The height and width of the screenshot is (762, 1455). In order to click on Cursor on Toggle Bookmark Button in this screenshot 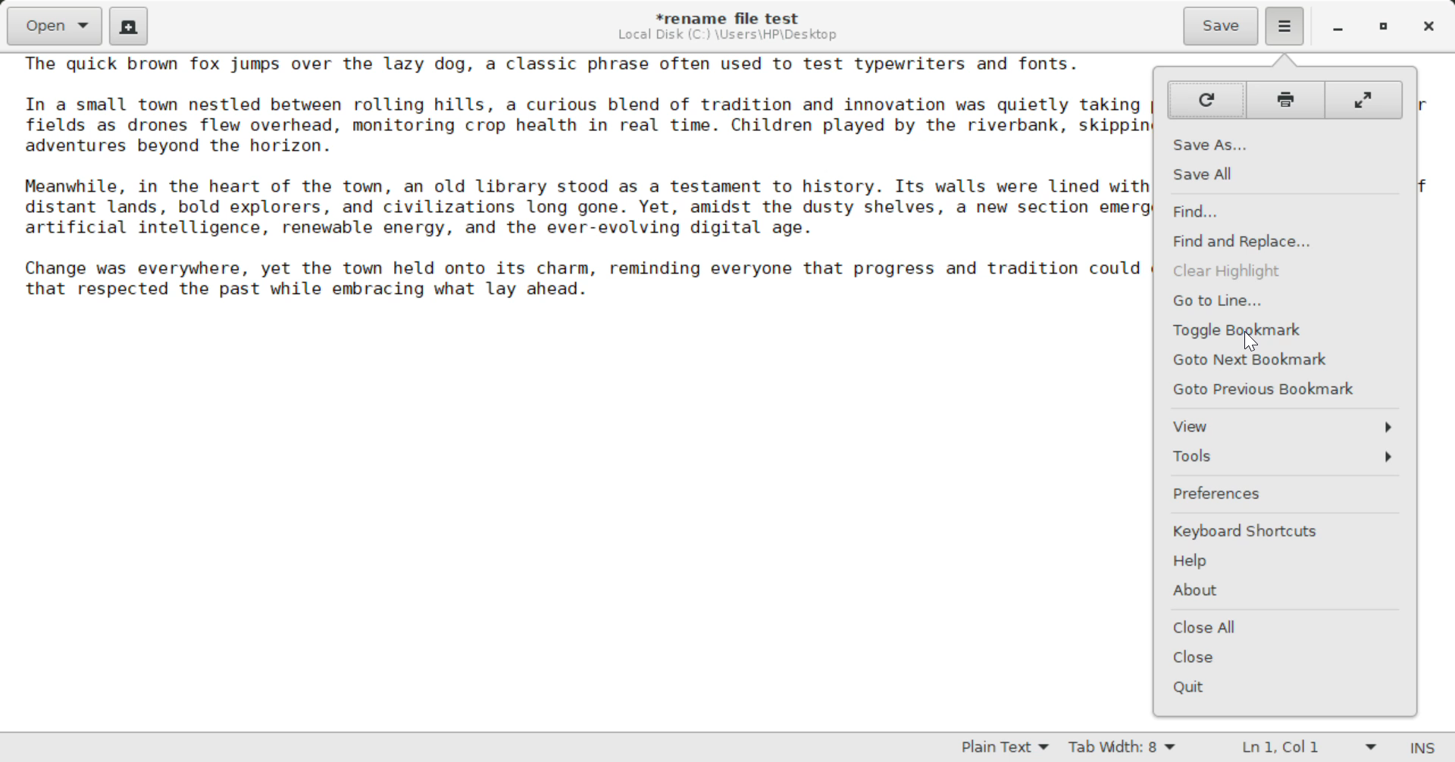, I will do `click(1286, 332)`.